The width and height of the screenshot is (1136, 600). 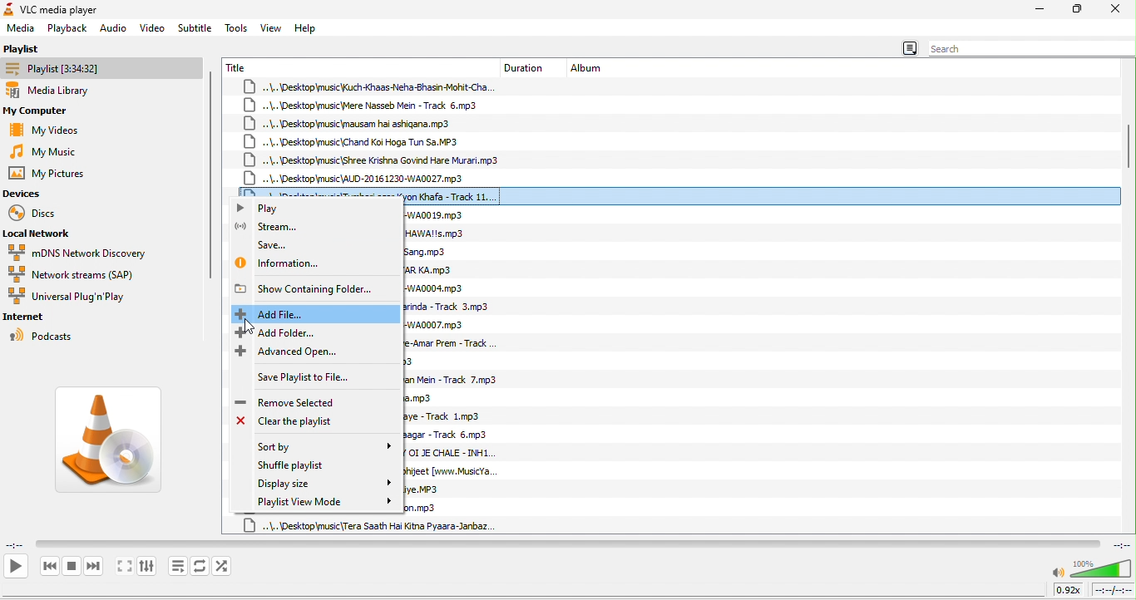 I want to click on ..\..\Desktop\music\Chand Koi Hoga Tun Sa.MP3, so click(x=352, y=141).